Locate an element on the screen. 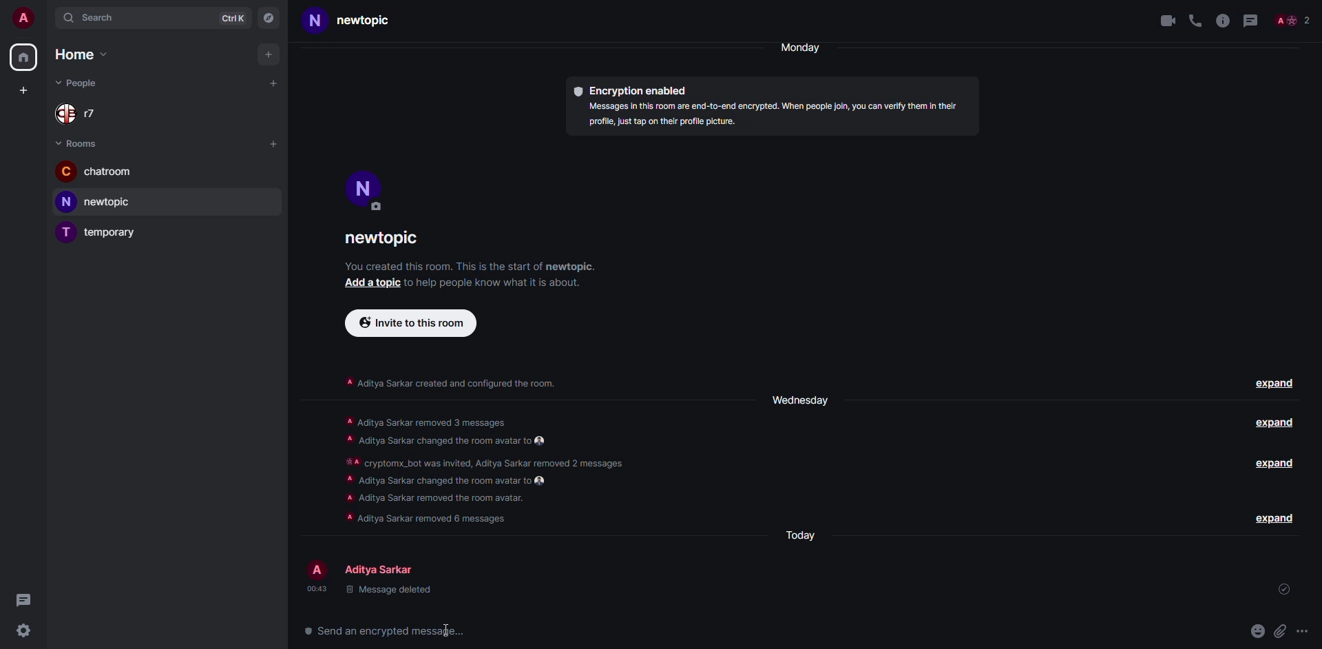  add is located at coordinates (21, 92).